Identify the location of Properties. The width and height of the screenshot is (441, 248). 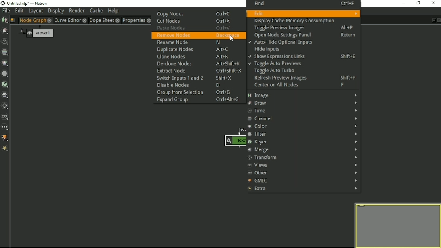
(133, 20).